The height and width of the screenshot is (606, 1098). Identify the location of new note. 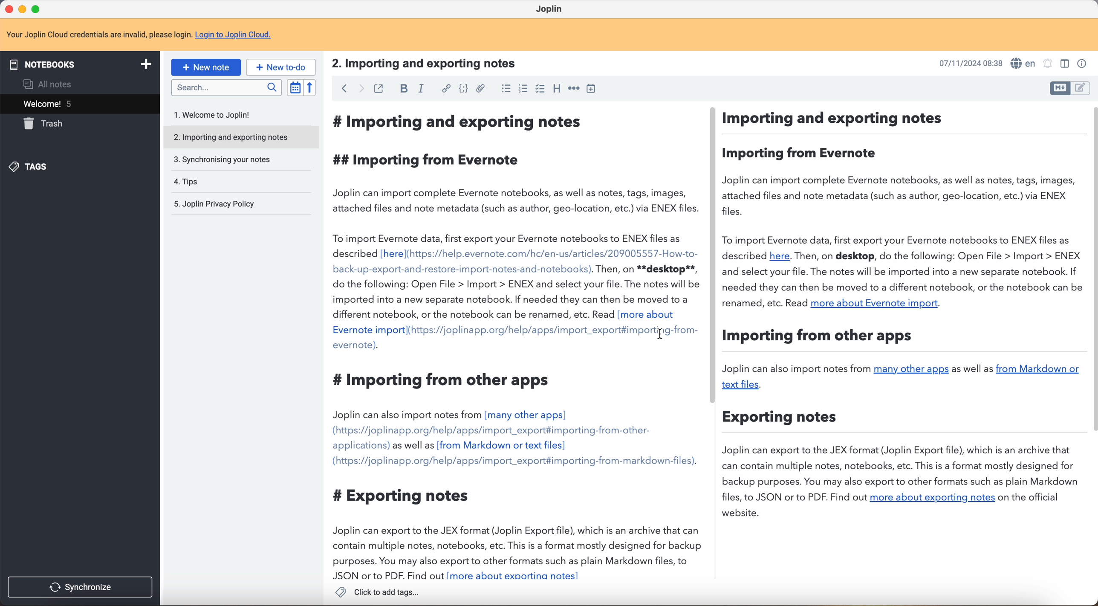
(206, 67).